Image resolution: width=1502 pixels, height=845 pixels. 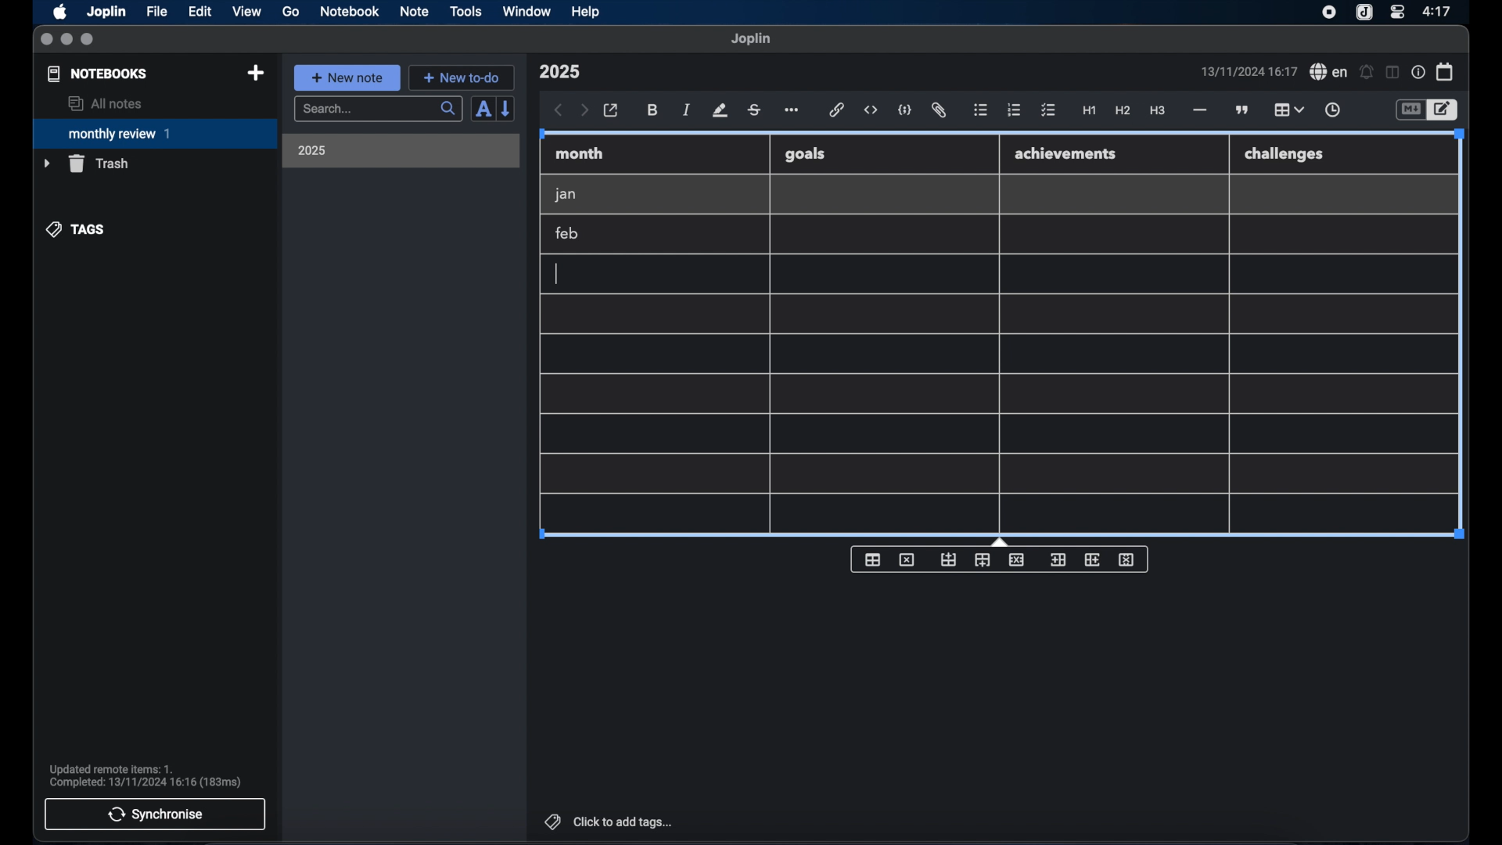 What do you see at coordinates (66, 40) in the screenshot?
I see `minimize` at bounding box center [66, 40].